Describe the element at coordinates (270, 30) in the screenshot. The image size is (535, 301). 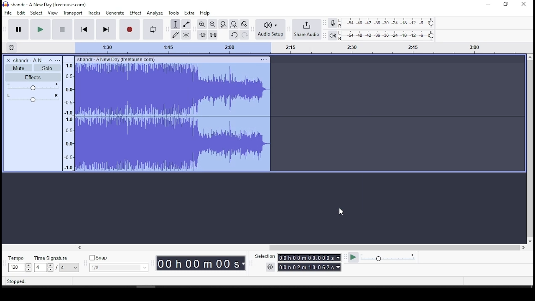
I see `audio setup` at that location.